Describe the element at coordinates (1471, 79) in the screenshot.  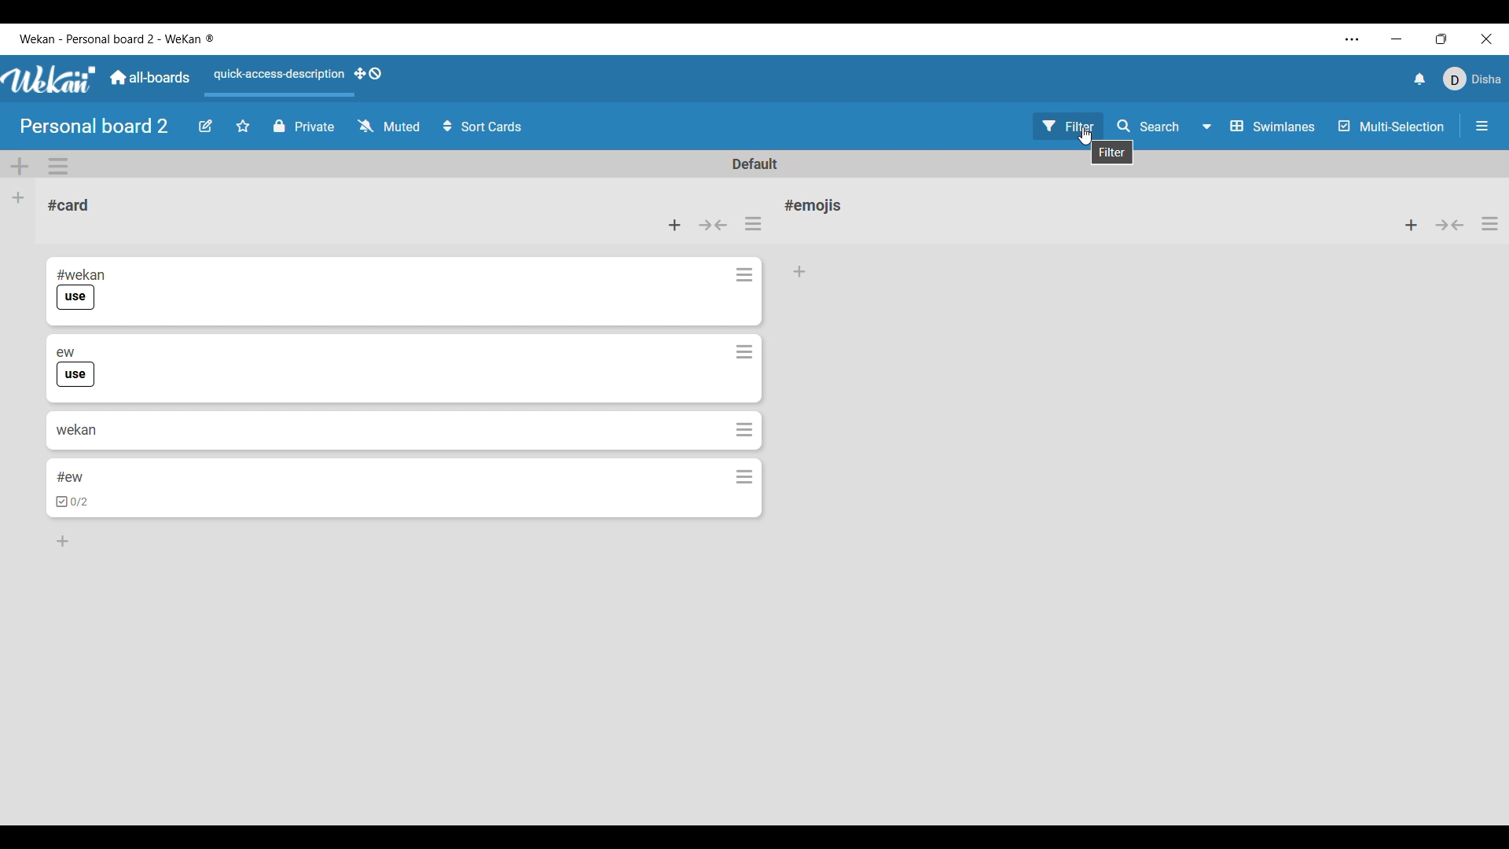
I see `Current account` at that location.